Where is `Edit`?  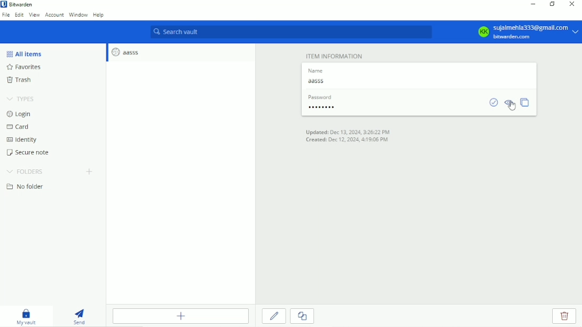 Edit is located at coordinates (274, 315).